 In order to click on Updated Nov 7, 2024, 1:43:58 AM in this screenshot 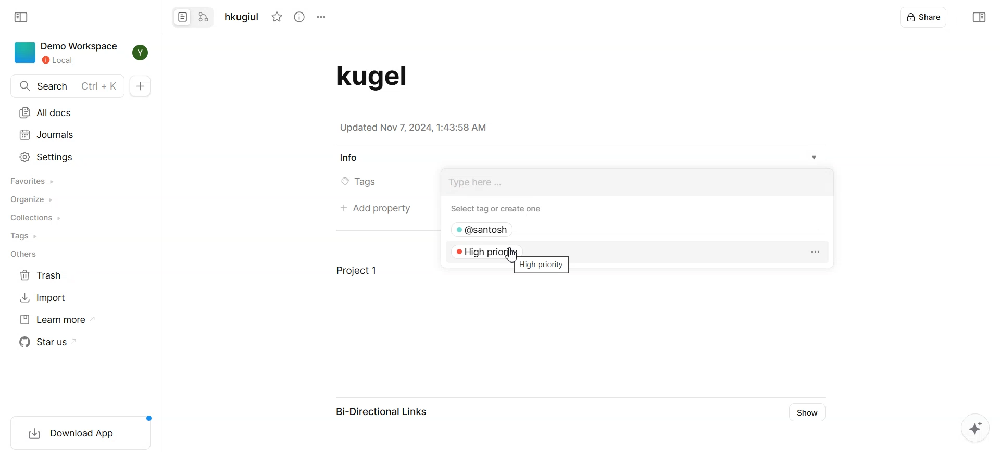, I will do `click(415, 128)`.